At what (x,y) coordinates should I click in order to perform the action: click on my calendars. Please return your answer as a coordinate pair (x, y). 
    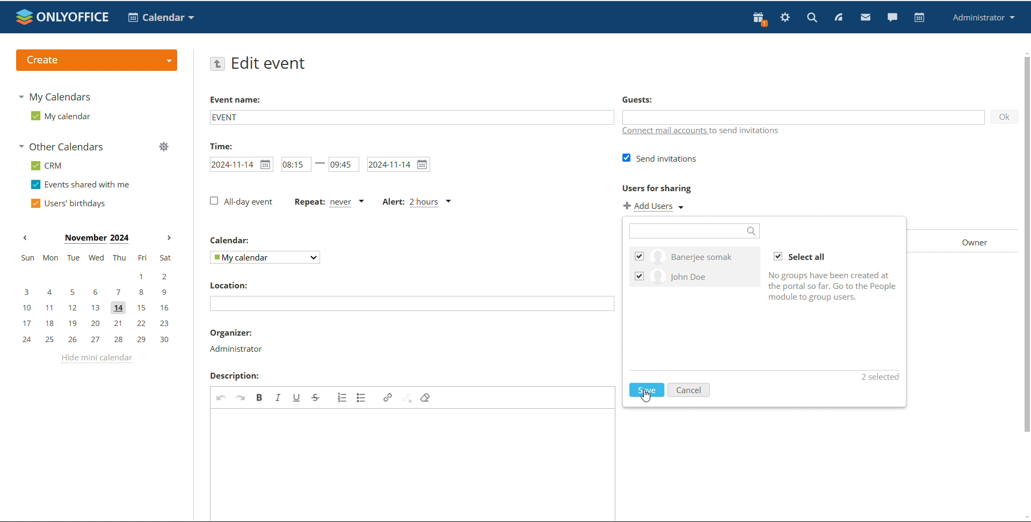
    Looking at the image, I should click on (54, 98).